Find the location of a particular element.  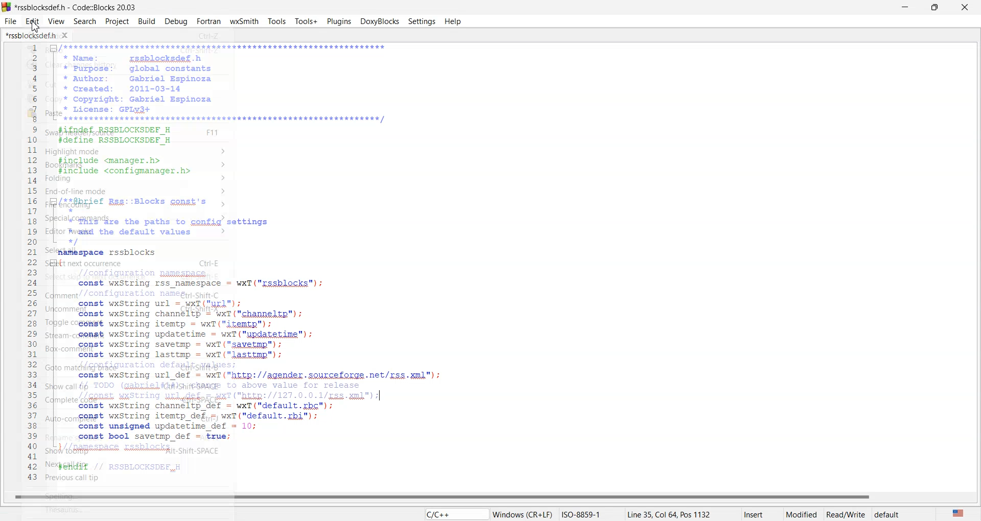

Fortran is located at coordinates (208, 21).